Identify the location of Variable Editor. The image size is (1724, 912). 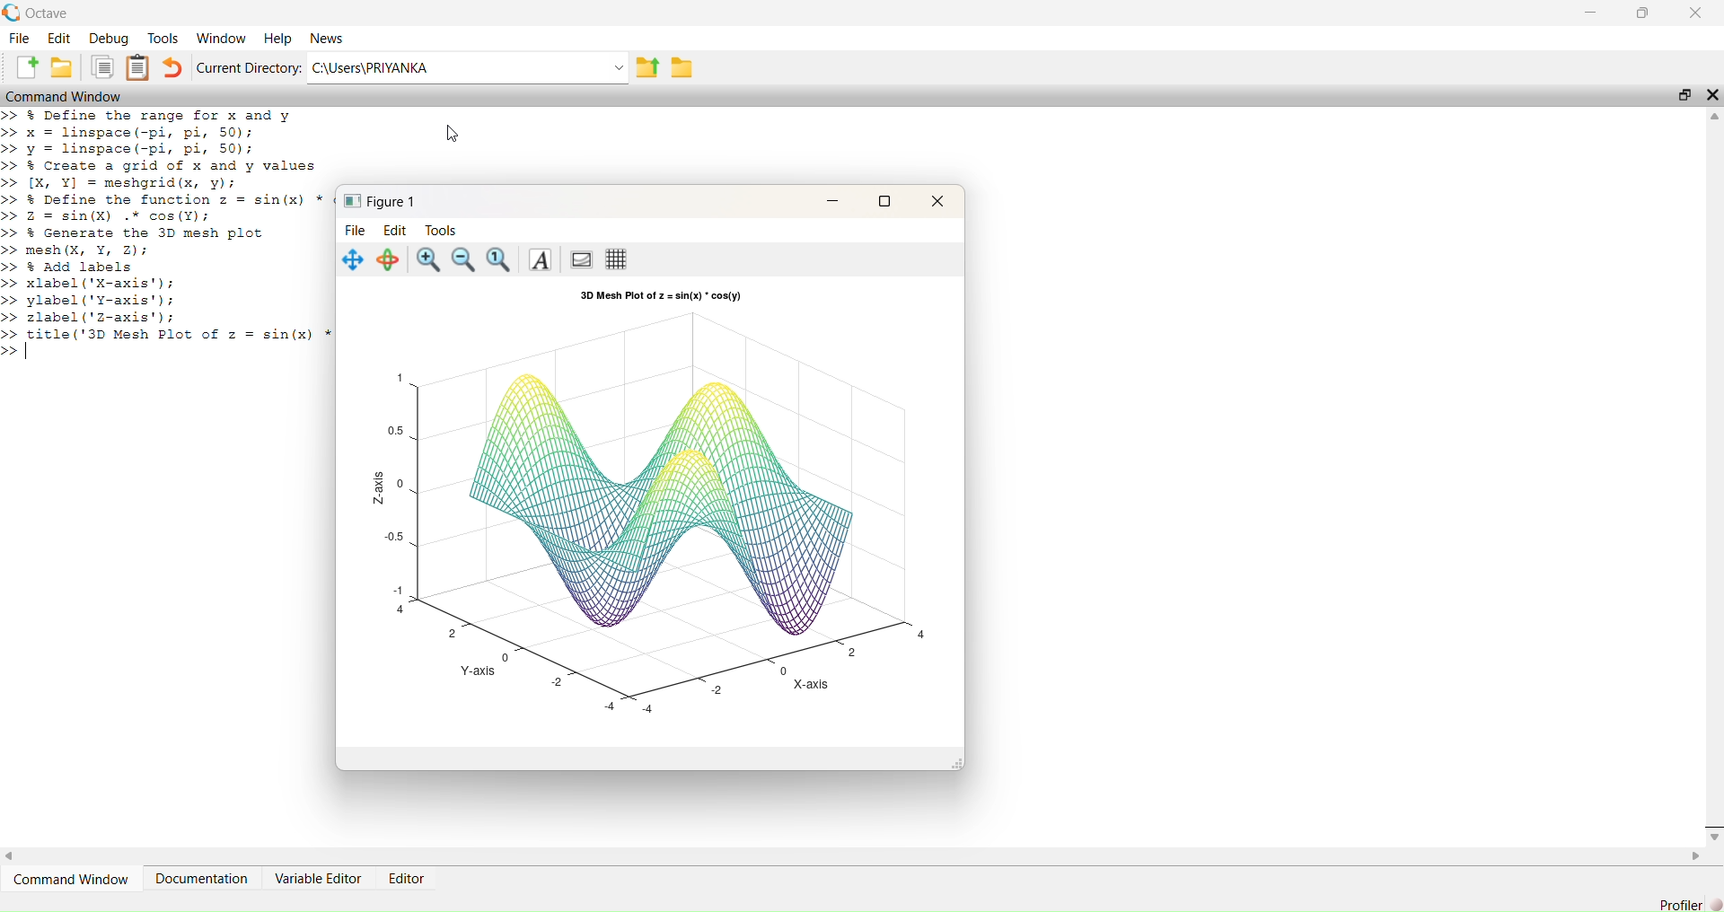
(318, 878).